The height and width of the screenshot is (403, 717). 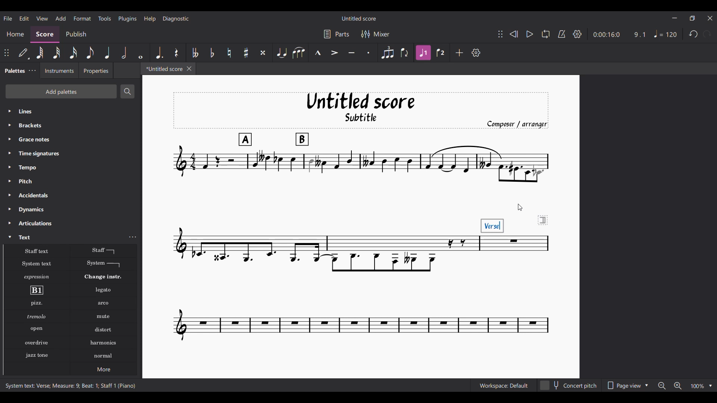 I want to click on Toggle double sharp, so click(x=263, y=53).